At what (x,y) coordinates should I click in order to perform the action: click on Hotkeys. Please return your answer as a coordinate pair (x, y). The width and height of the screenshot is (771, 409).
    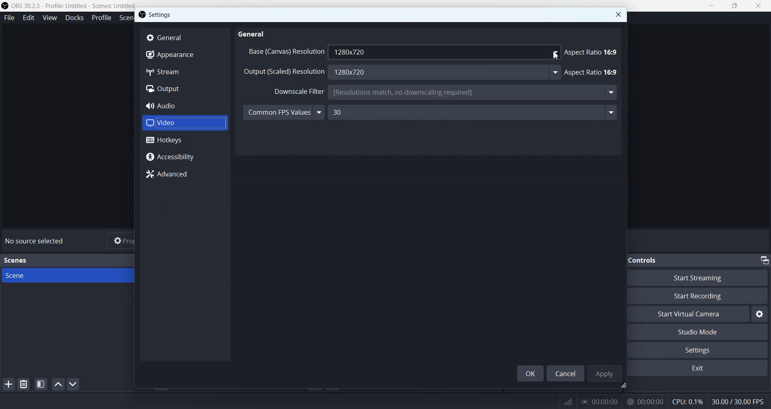
    Looking at the image, I should click on (185, 140).